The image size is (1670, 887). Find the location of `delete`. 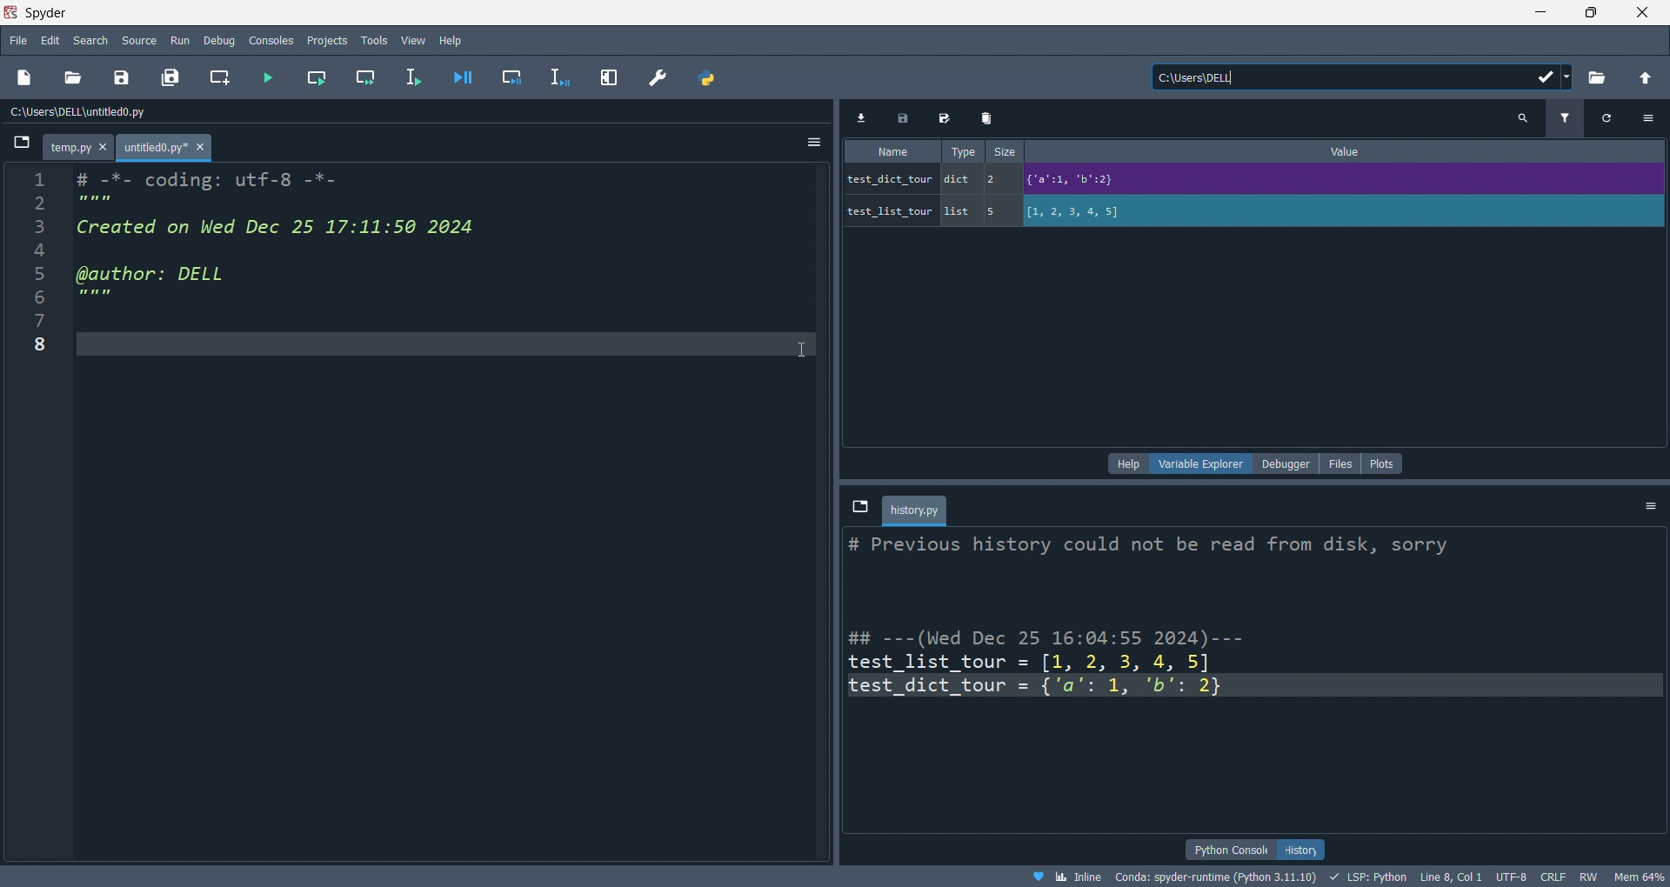

delete is located at coordinates (988, 118).